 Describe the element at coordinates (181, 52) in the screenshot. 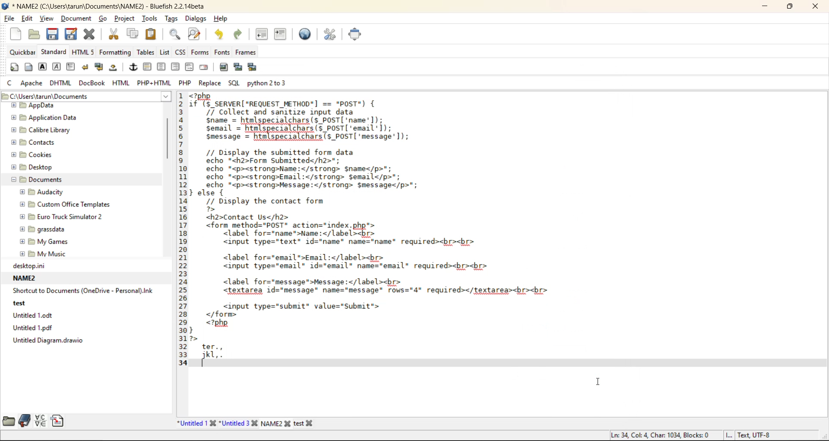

I see `css` at that location.